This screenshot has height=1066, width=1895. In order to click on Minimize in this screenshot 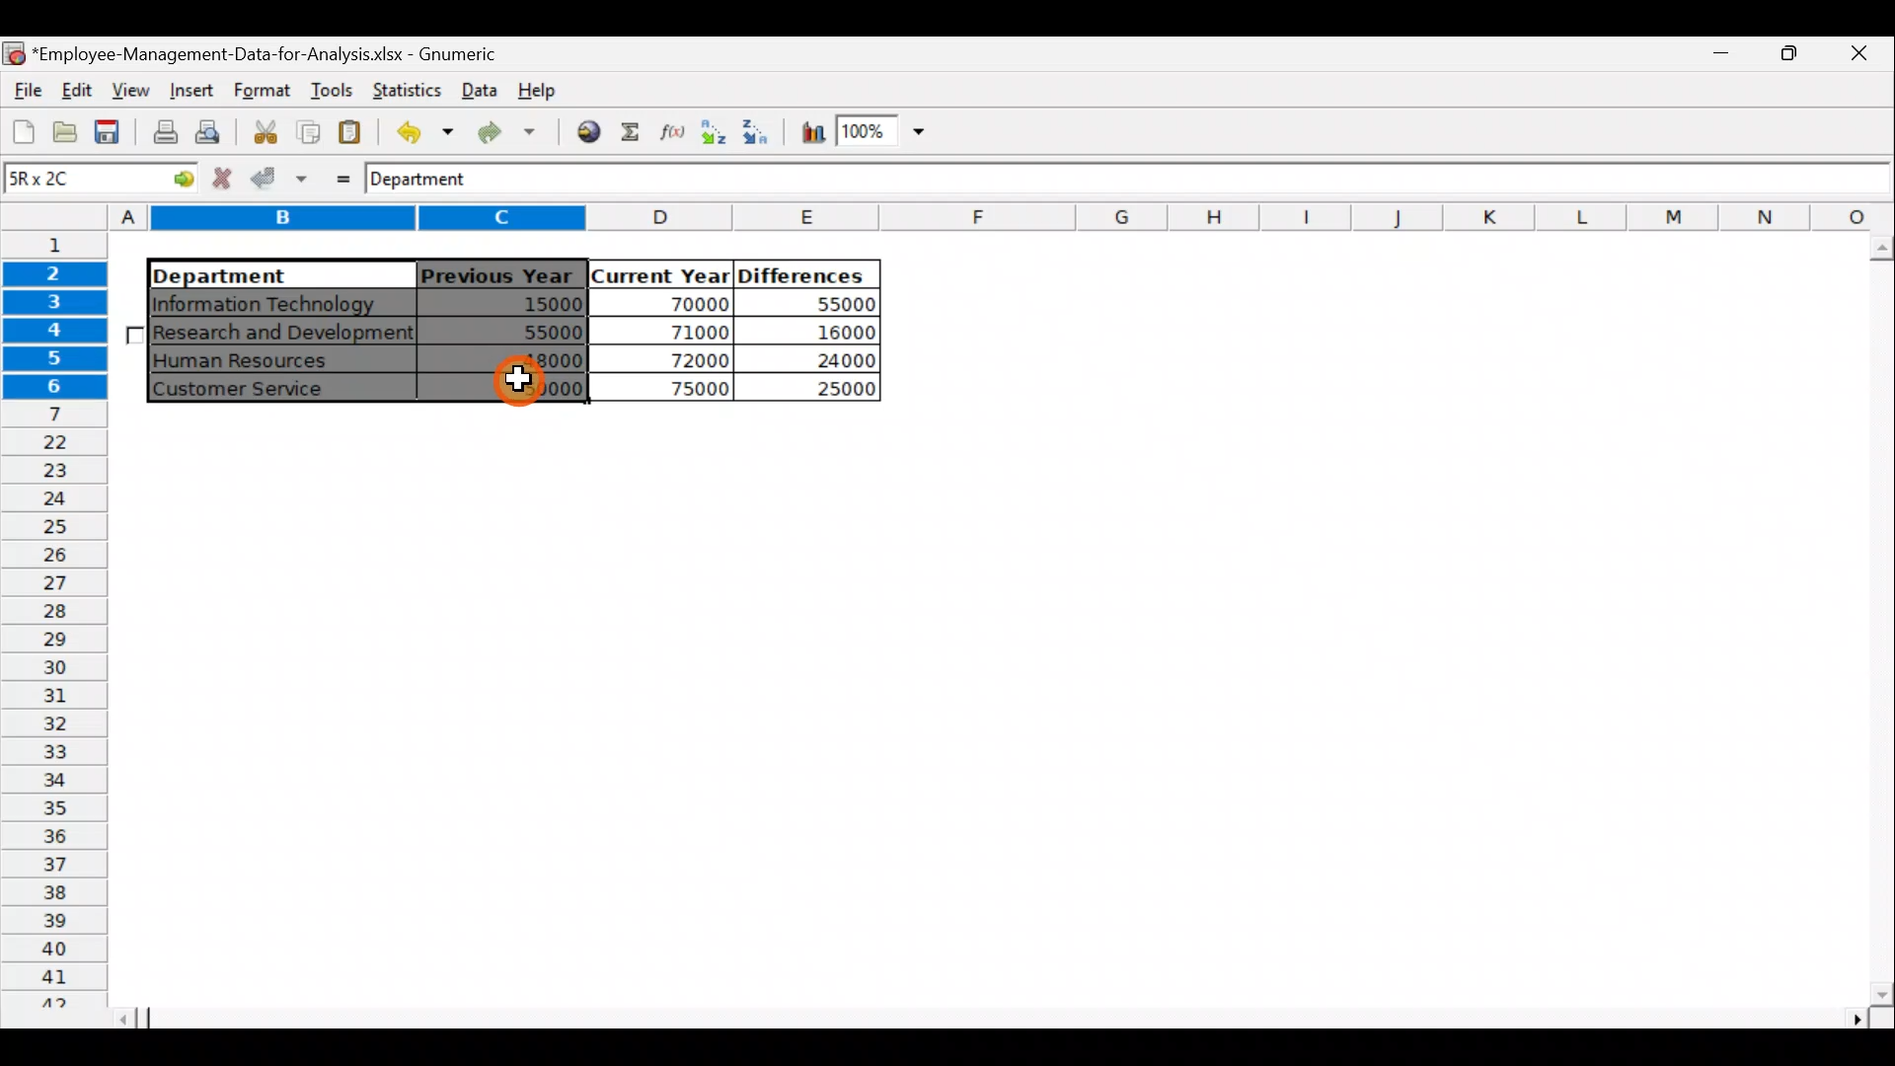, I will do `click(1790, 60)`.